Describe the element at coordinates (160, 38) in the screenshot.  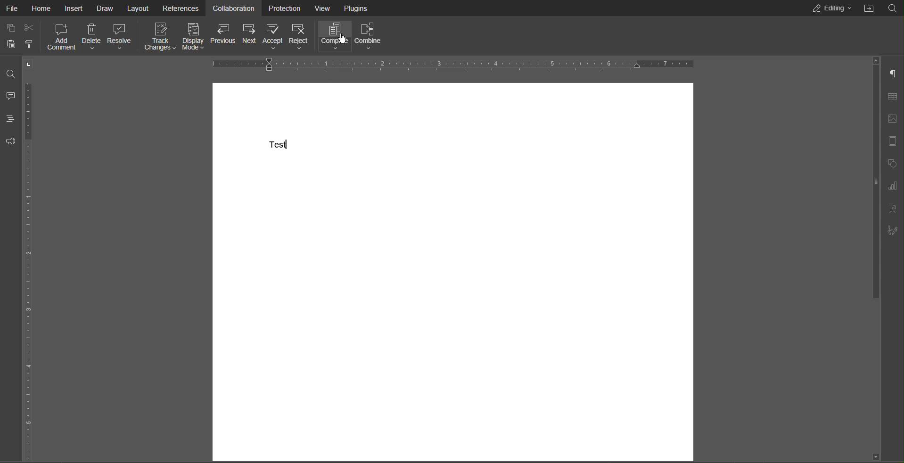
I see `Track Changes` at that location.